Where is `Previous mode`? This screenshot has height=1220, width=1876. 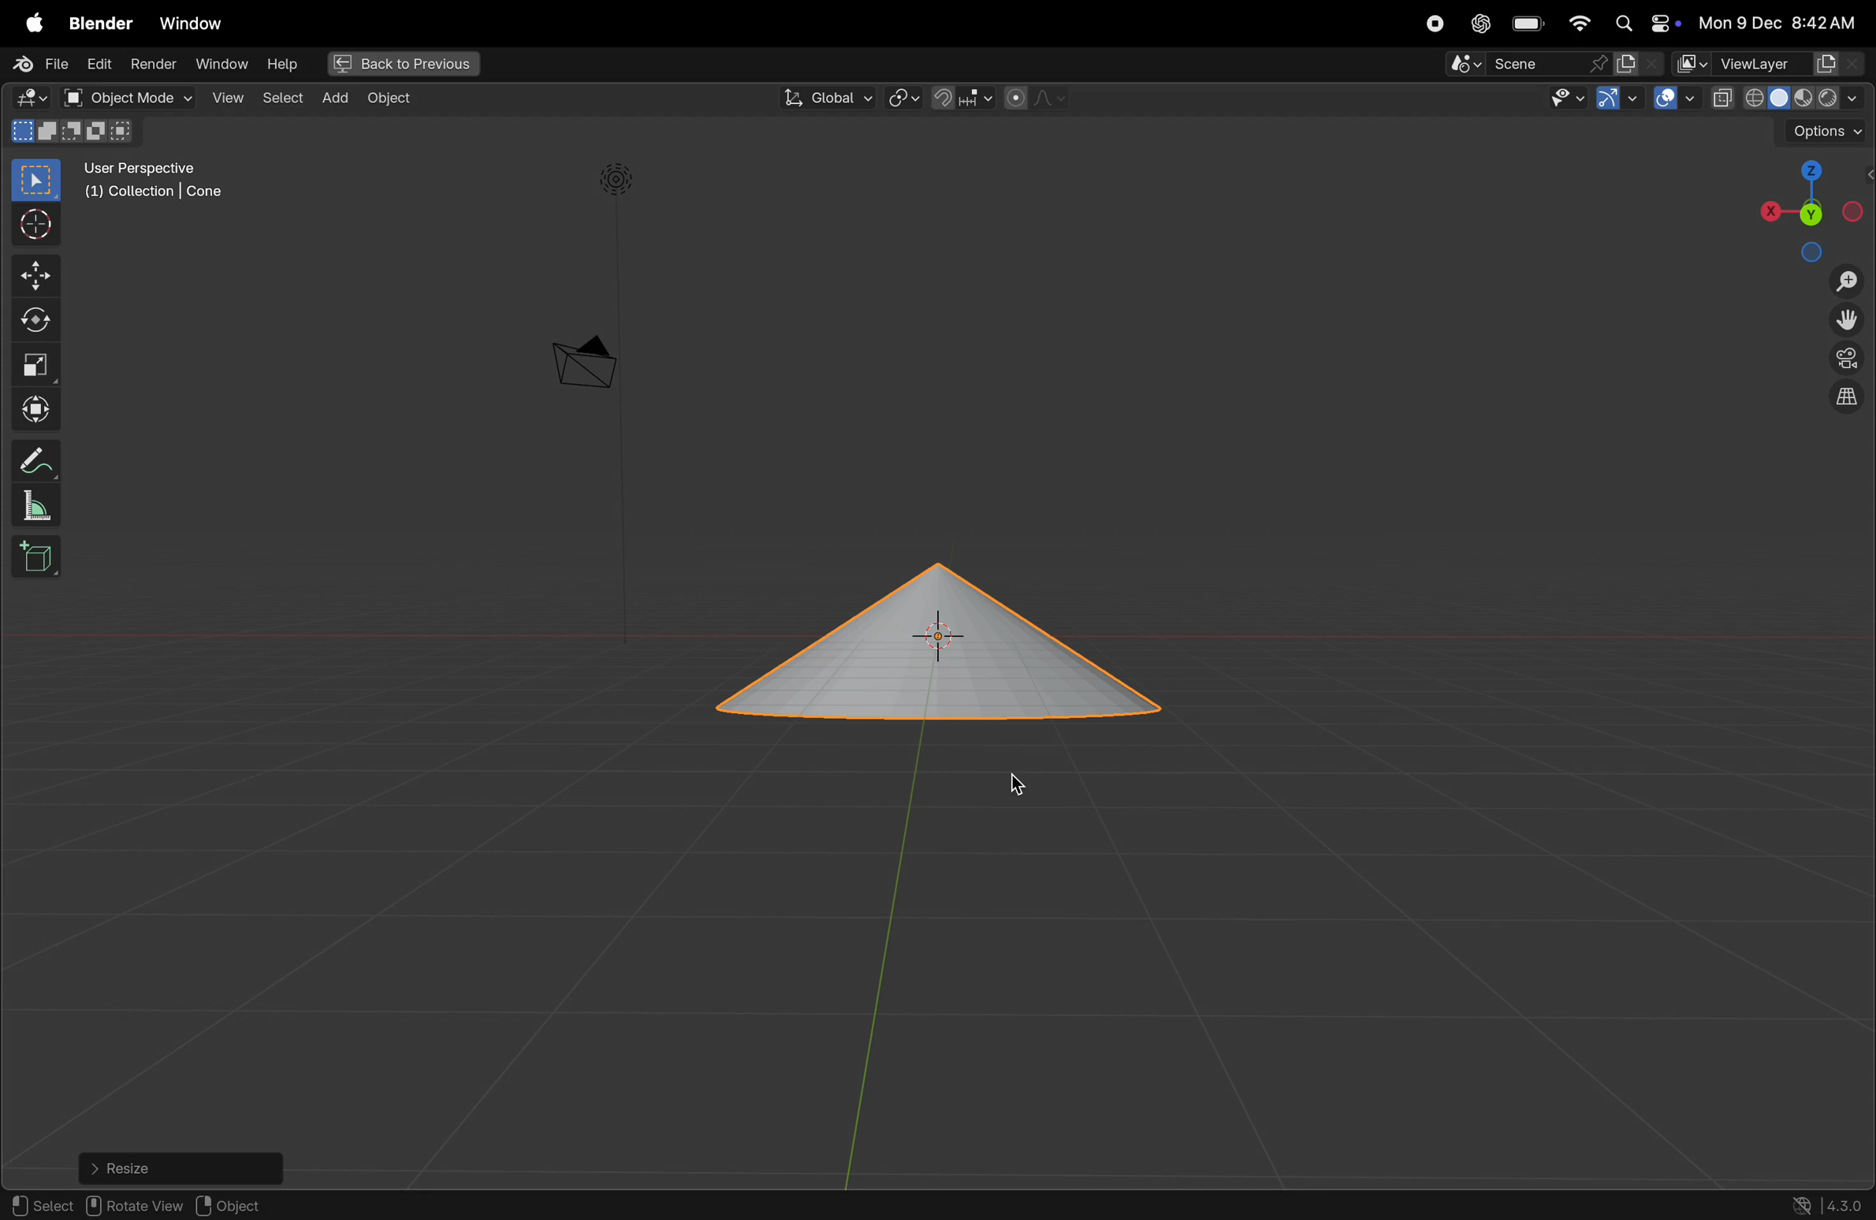
Previous mode is located at coordinates (1599, 1206).